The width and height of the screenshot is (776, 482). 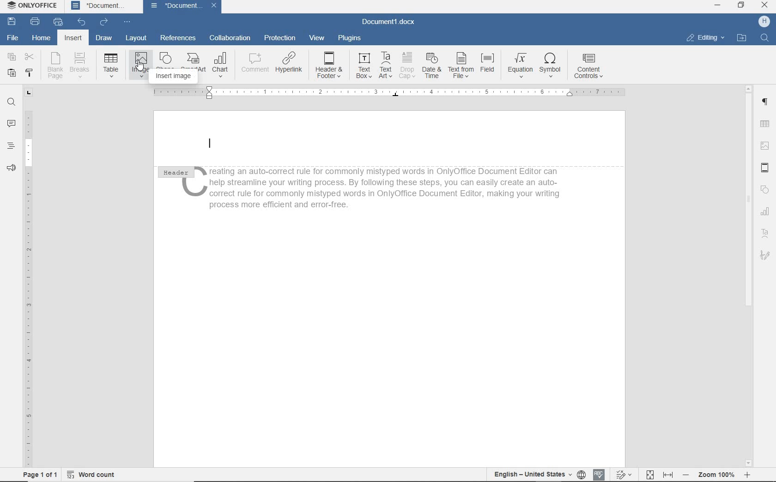 What do you see at coordinates (749, 275) in the screenshot?
I see `SCROLLBAR` at bounding box center [749, 275].